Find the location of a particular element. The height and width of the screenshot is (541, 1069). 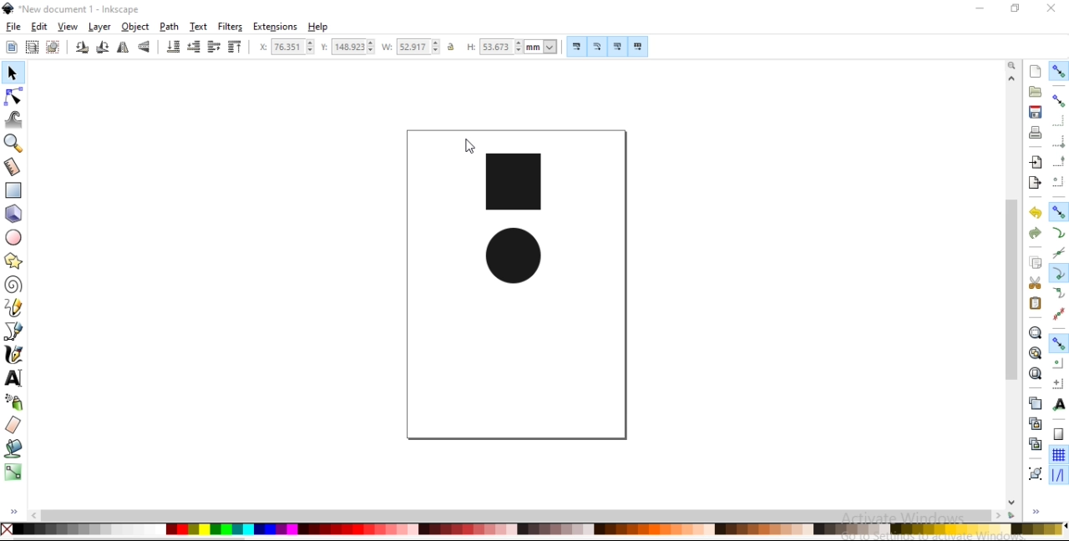

scale radii of rounded corners is located at coordinates (598, 48).